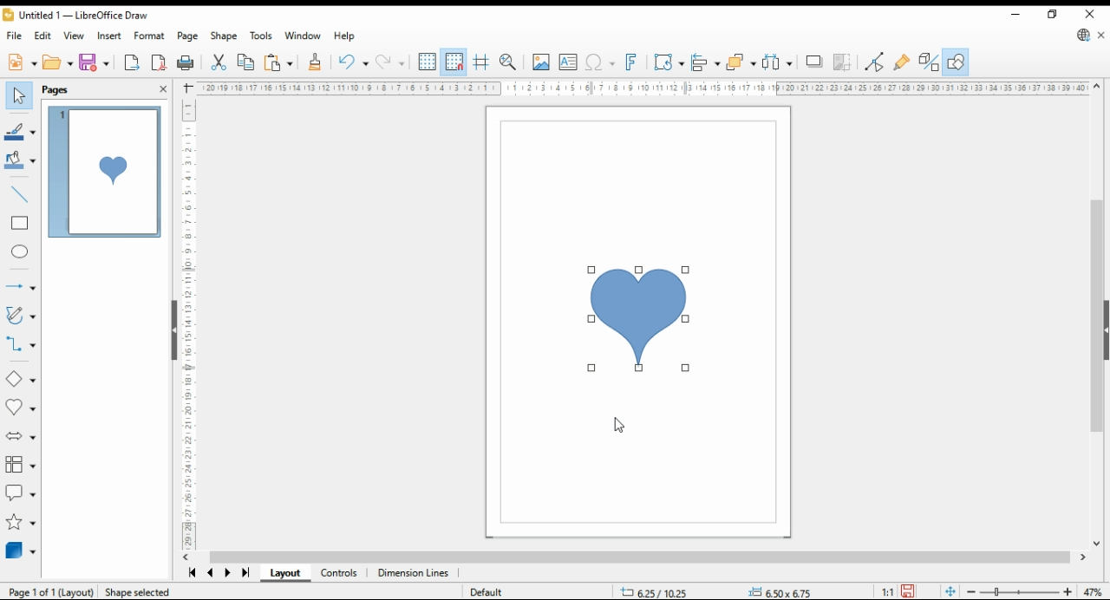 The width and height of the screenshot is (1110, 600). What do you see at coordinates (20, 284) in the screenshot?
I see `lines and arrows` at bounding box center [20, 284].